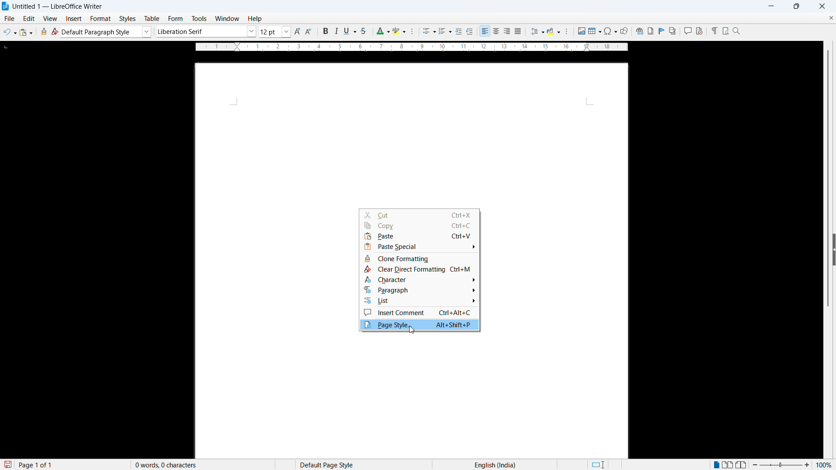 Image resolution: width=836 pixels, height=470 pixels. Describe the element at coordinates (419, 312) in the screenshot. I see `Insert comment ` at that location.